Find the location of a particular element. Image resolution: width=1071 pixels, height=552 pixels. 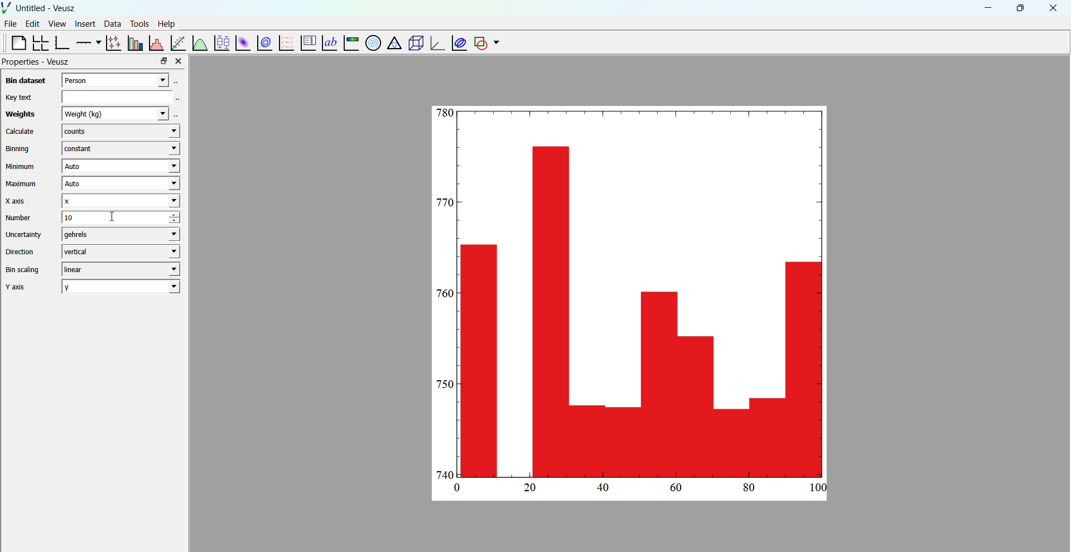

X axis is located at coordinates (18, 201).